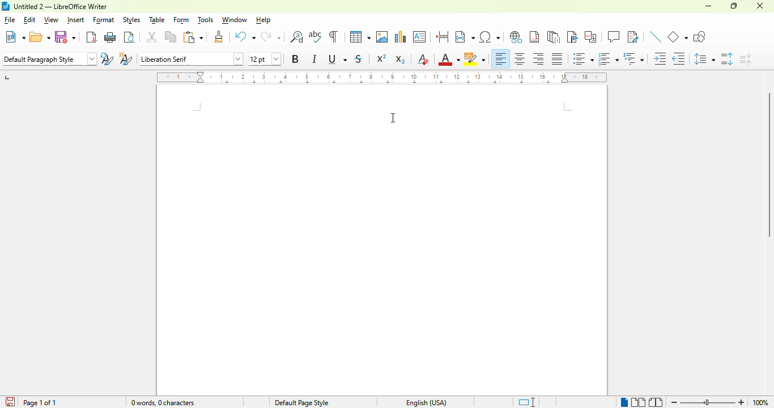 This screenshot has width=774, height=408. I want to click on toggle print preview, so click(130, 37).